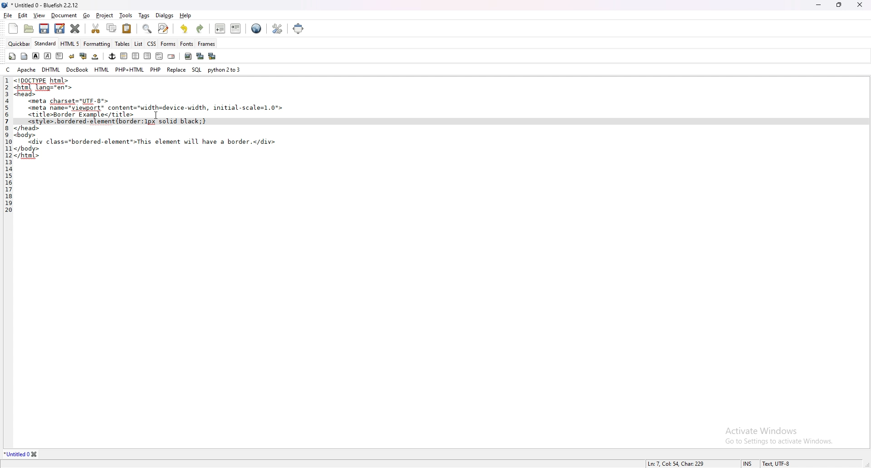 The image size is (871, 468). Describe the element at coordinates (19, 44) in the screenshot. I see `quickbar` at that location.